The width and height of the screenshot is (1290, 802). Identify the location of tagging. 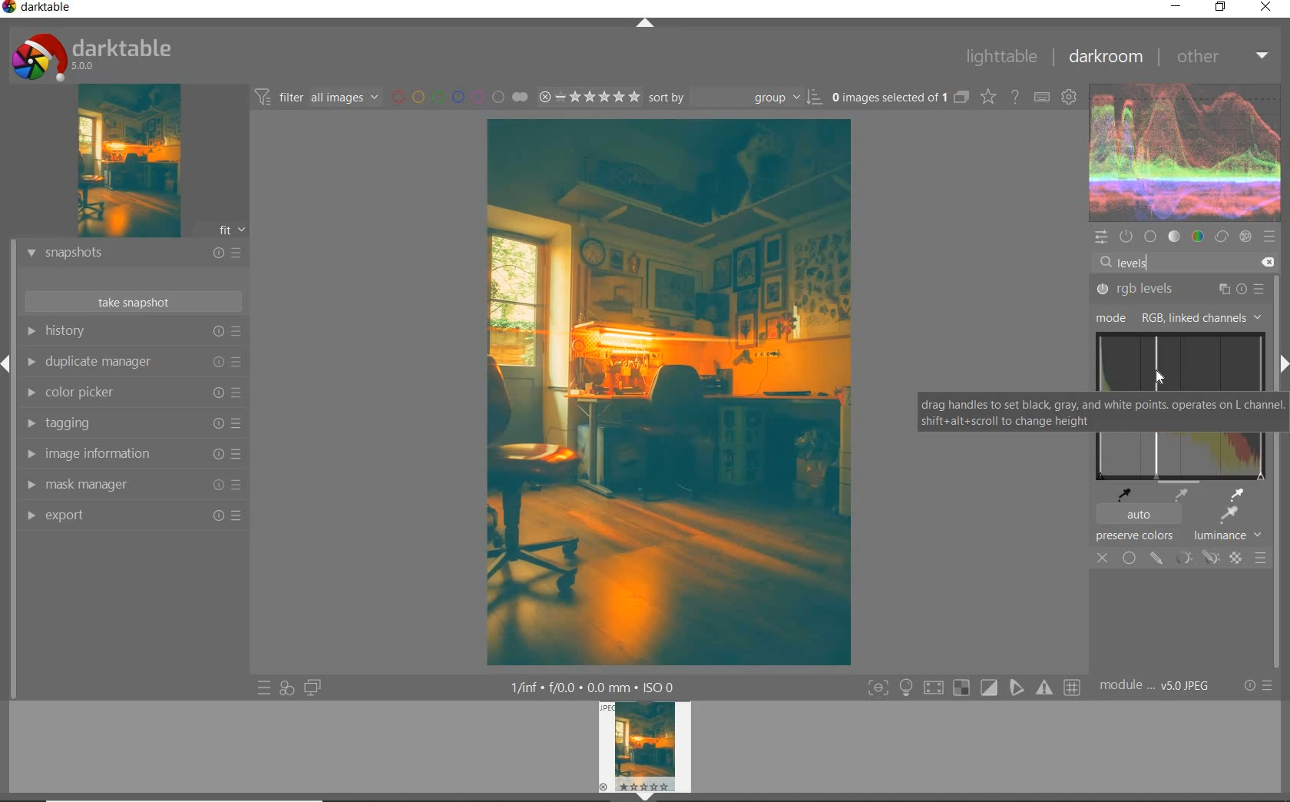
(129, 421).